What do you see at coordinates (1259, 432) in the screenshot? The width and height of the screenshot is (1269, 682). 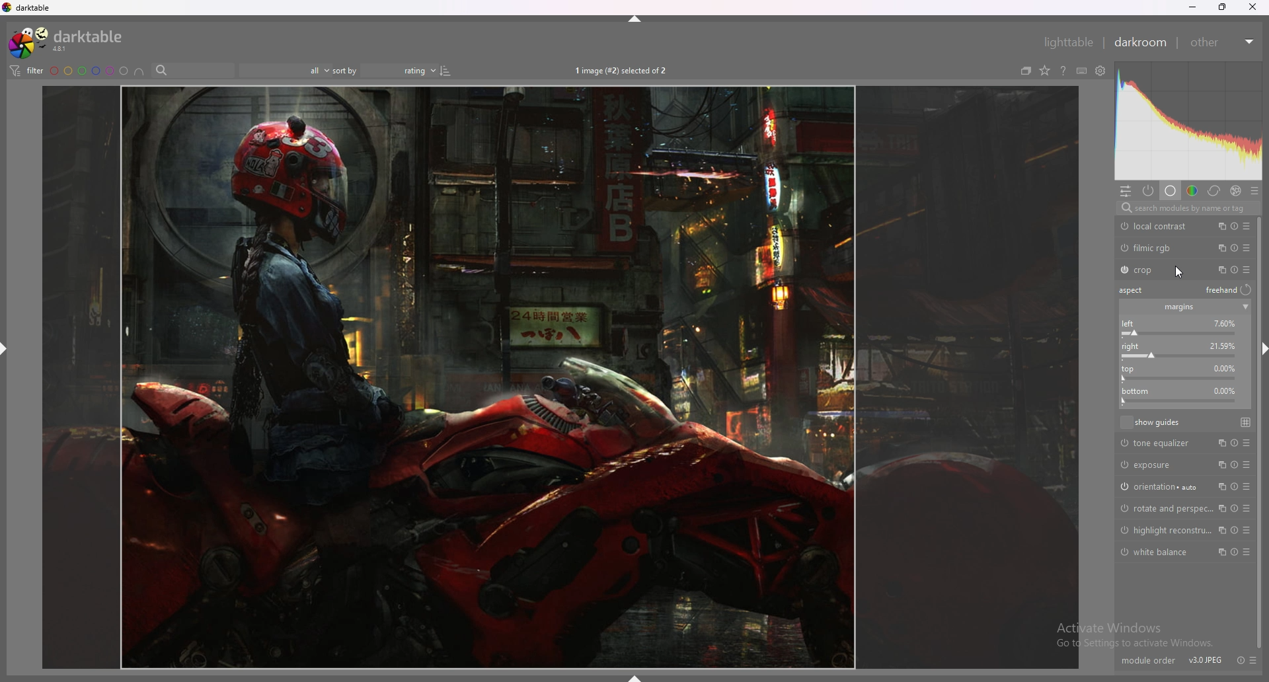 I see `scroll bar` at bounding box center [1259, 432].